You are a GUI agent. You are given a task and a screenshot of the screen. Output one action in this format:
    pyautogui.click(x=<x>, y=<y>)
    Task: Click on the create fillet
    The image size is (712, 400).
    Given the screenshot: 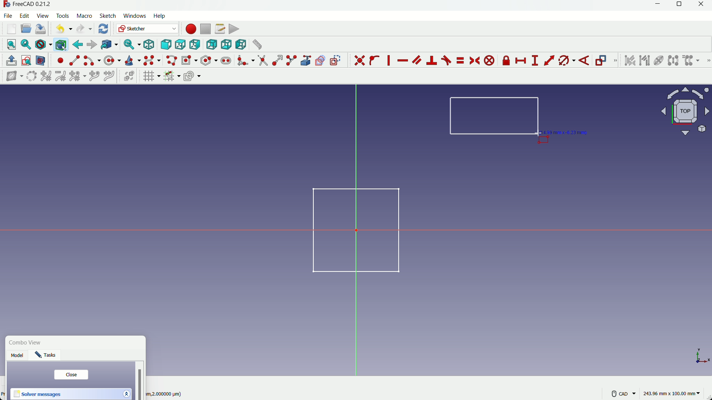 What is the action you would take?
    pyautogui.click(x=245, y=60)
    